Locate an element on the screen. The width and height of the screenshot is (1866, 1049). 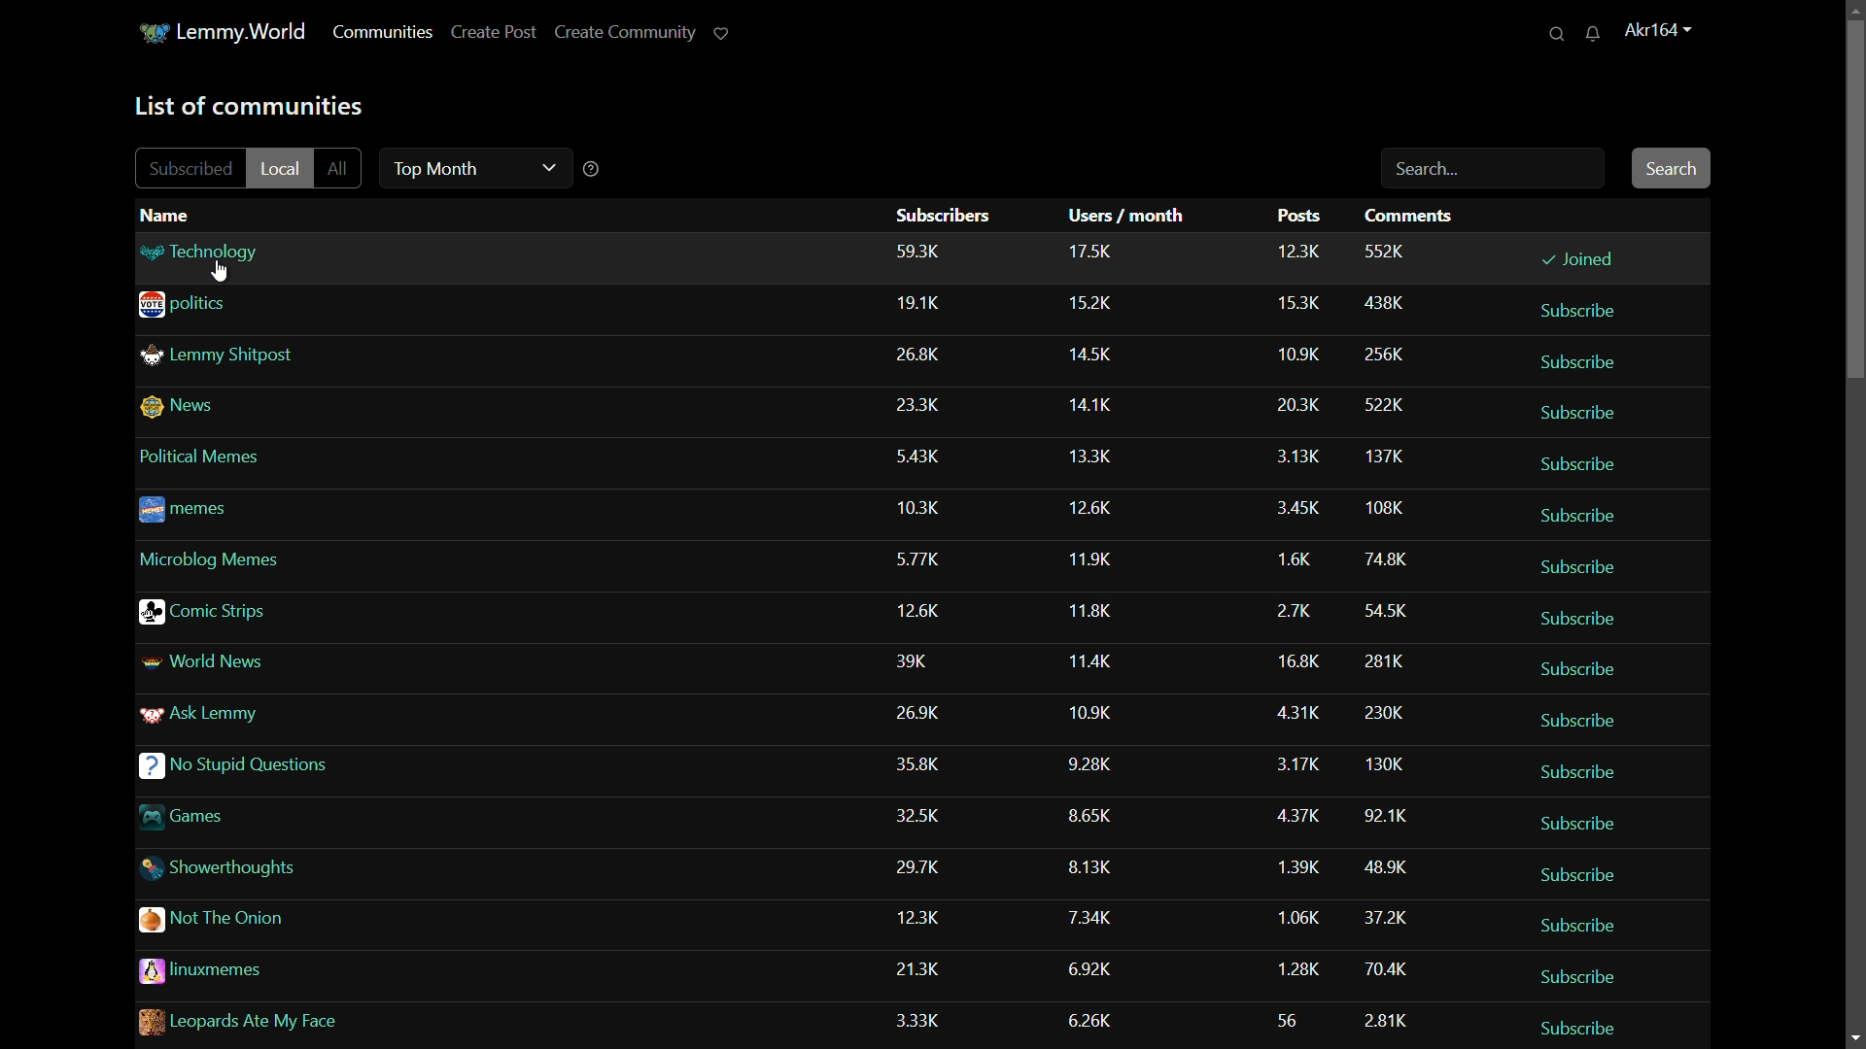
subscribe/unsubscribe is located at coordinates (1582, 667).